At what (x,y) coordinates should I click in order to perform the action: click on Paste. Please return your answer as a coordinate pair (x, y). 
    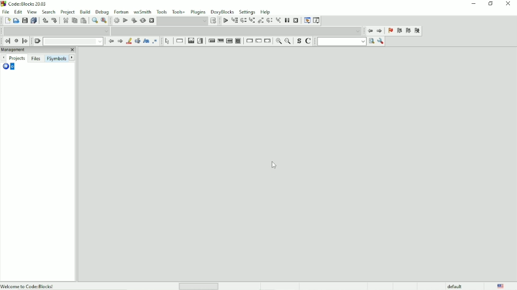
    Looking at the image, I should click on (83, 21).